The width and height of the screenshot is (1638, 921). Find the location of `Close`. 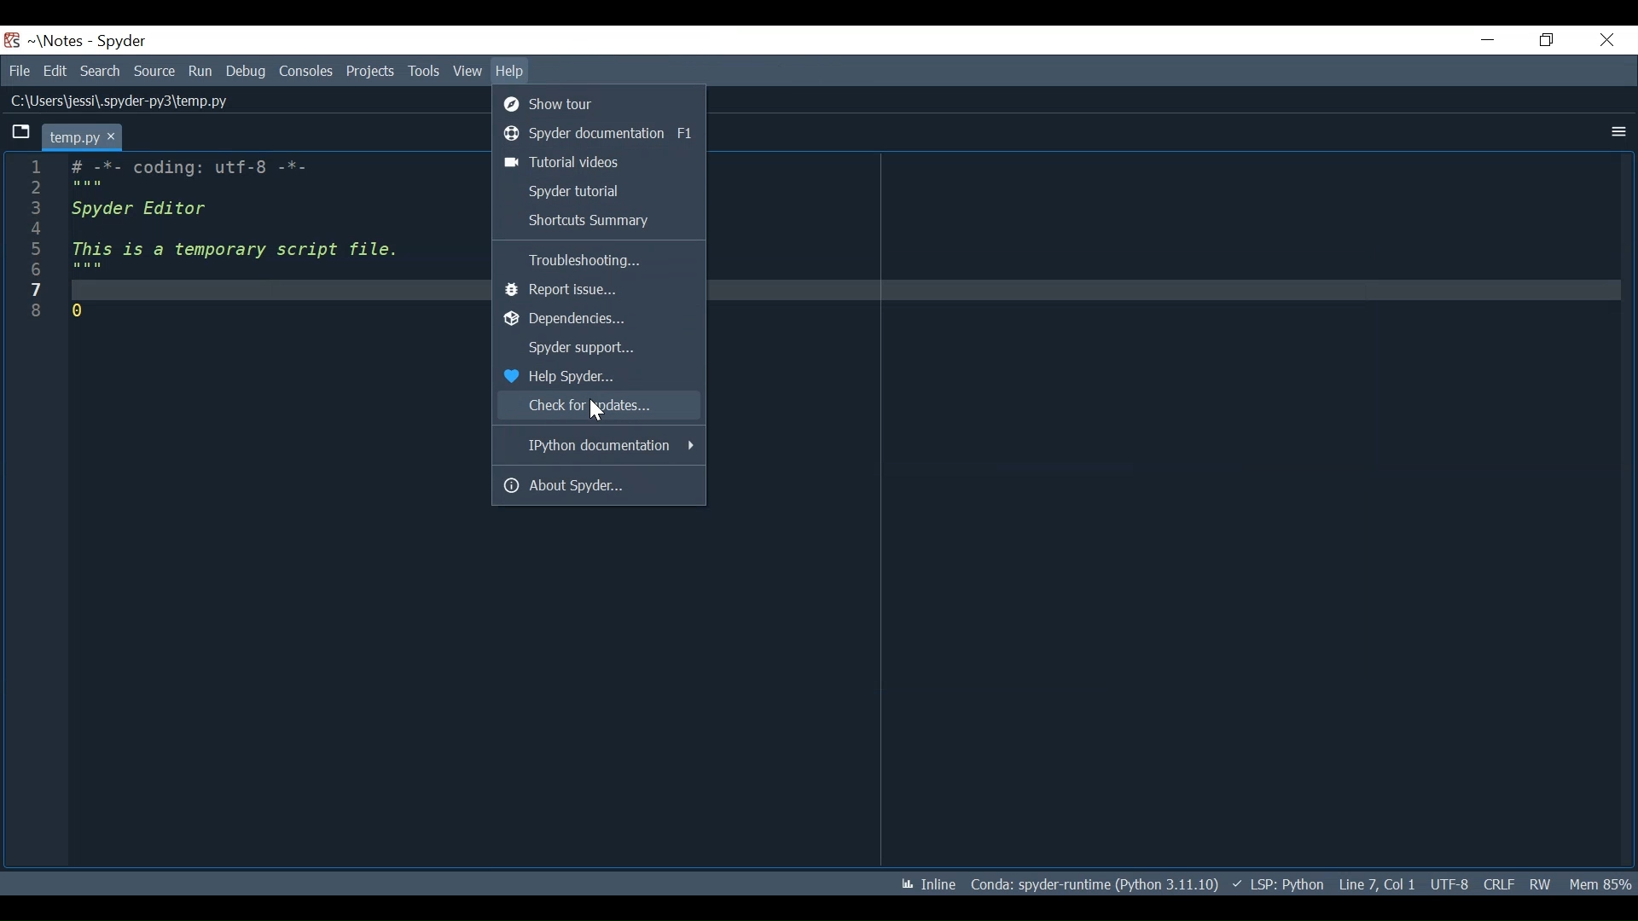

Close is located at coordinates (1606, 38).